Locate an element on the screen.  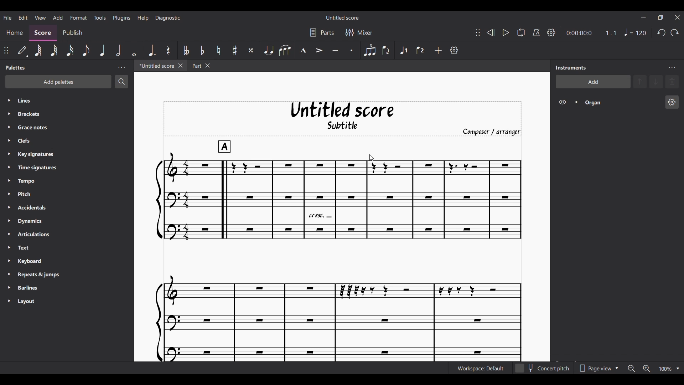
Zoom in is located at coordinates (646, 368).